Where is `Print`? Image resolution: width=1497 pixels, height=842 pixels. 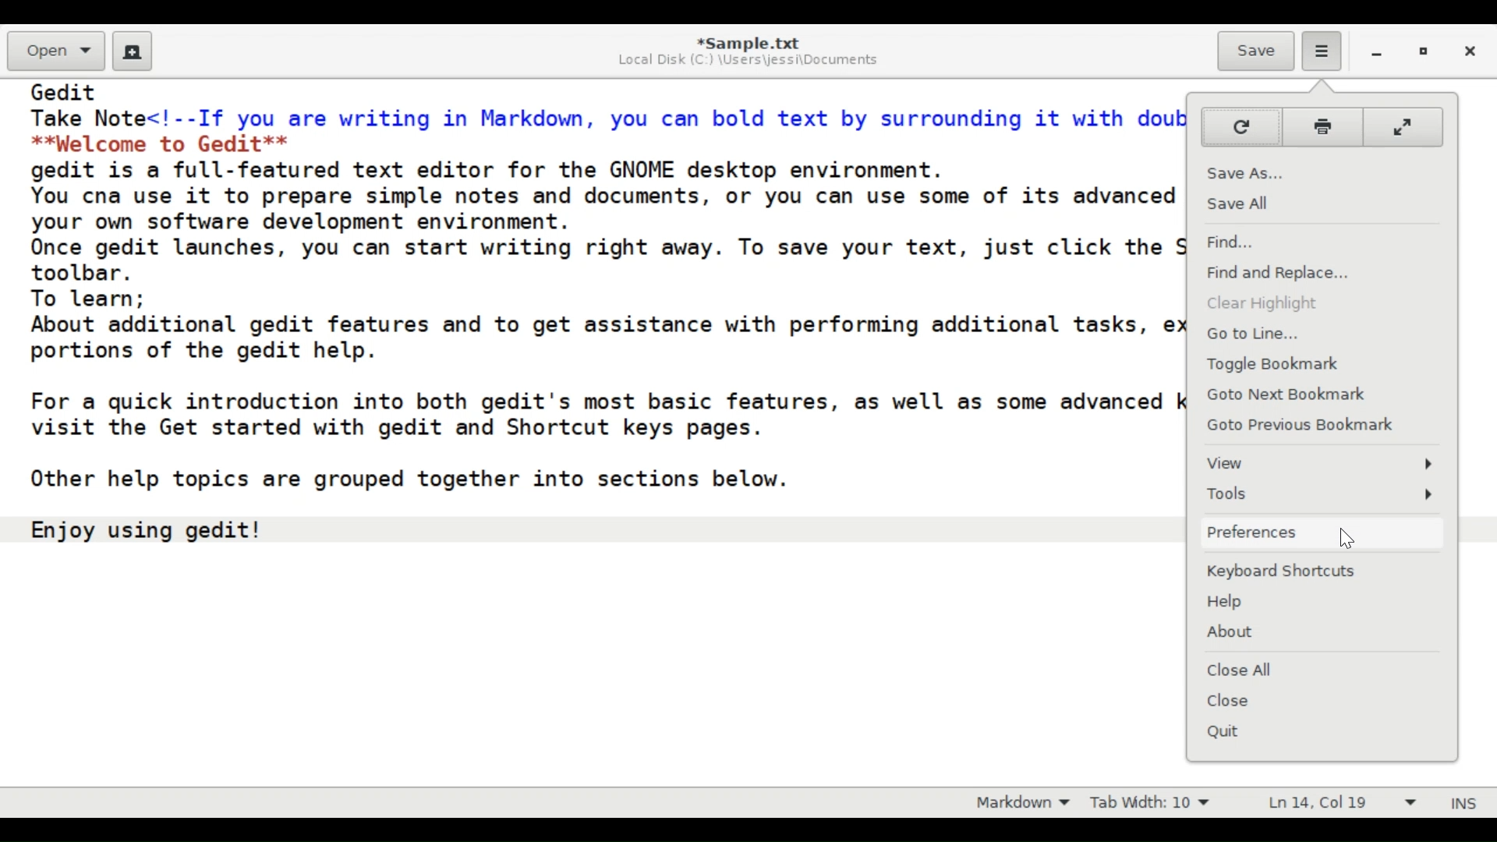
Print is located at coordinates (1322, 127).